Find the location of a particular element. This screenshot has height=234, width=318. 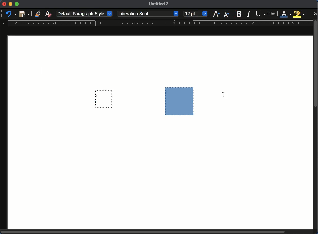

default paragraph style is located at coordinates (85, 13).